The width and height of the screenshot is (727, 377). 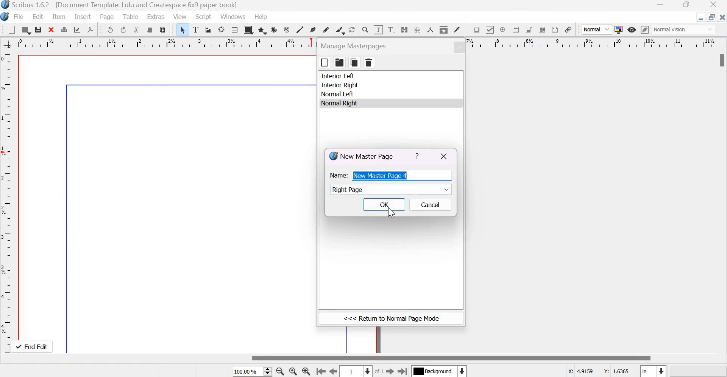 What do you see at coordinates (340, 103) in the screenshot?
I see `normal right` at bounding box center [340, 103].